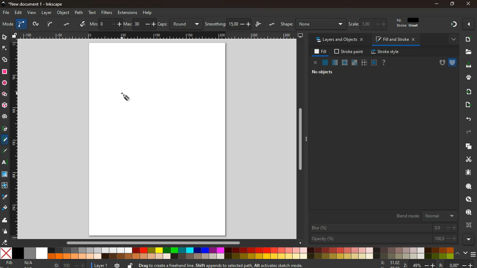  What do you see at coordinates (427, 216) in the screenshot?
I see `blend mode` at bounding box center [427, 216].